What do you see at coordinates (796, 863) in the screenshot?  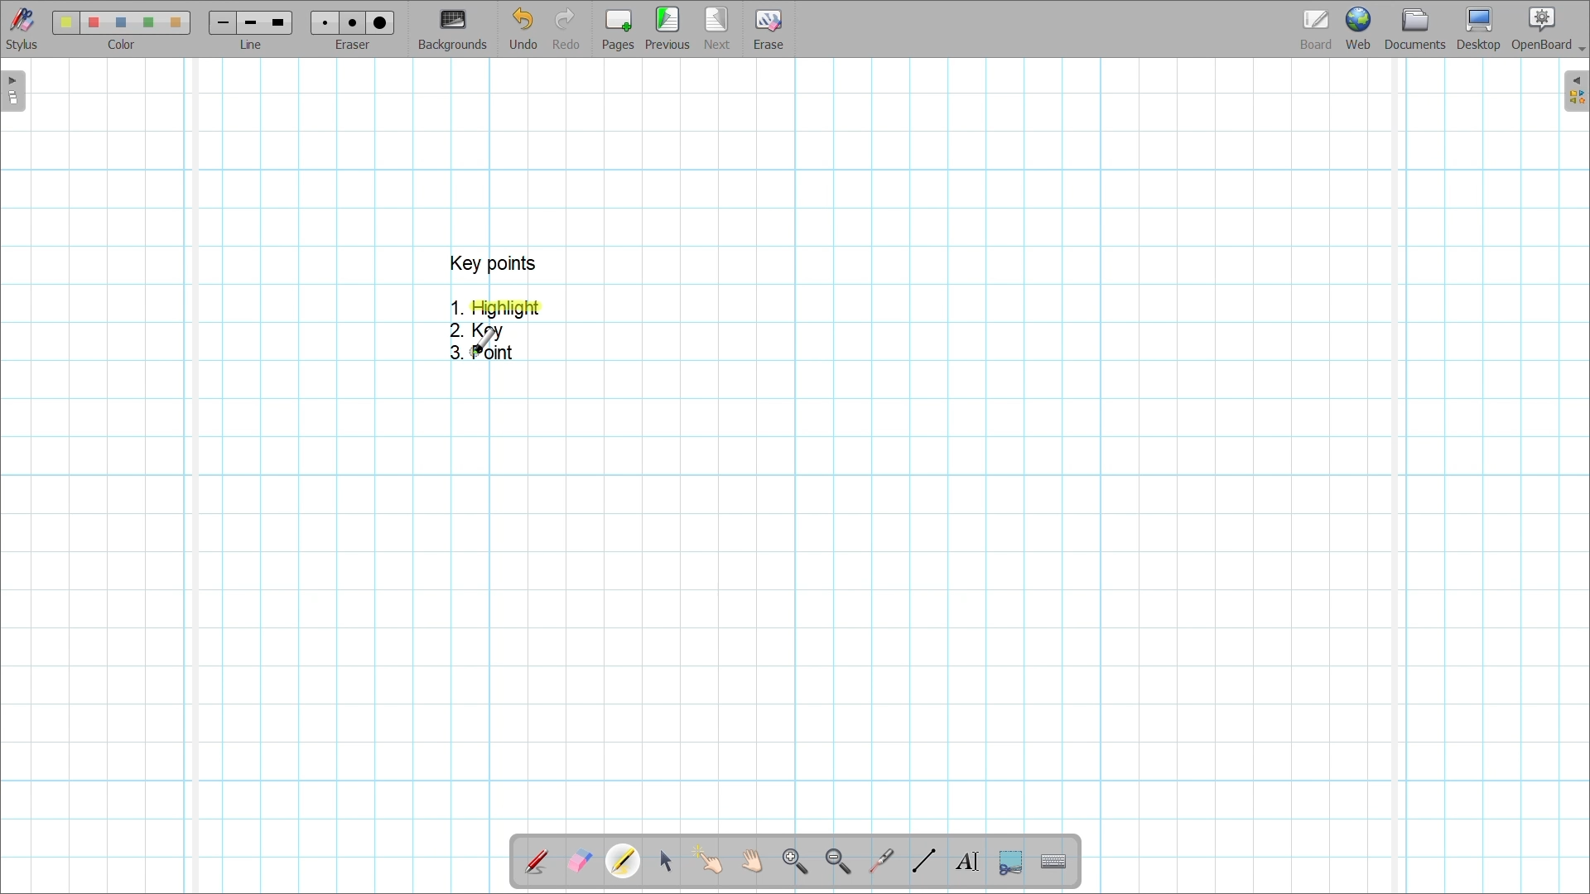 I see `Zoom in` at bounding box center [796, 863].